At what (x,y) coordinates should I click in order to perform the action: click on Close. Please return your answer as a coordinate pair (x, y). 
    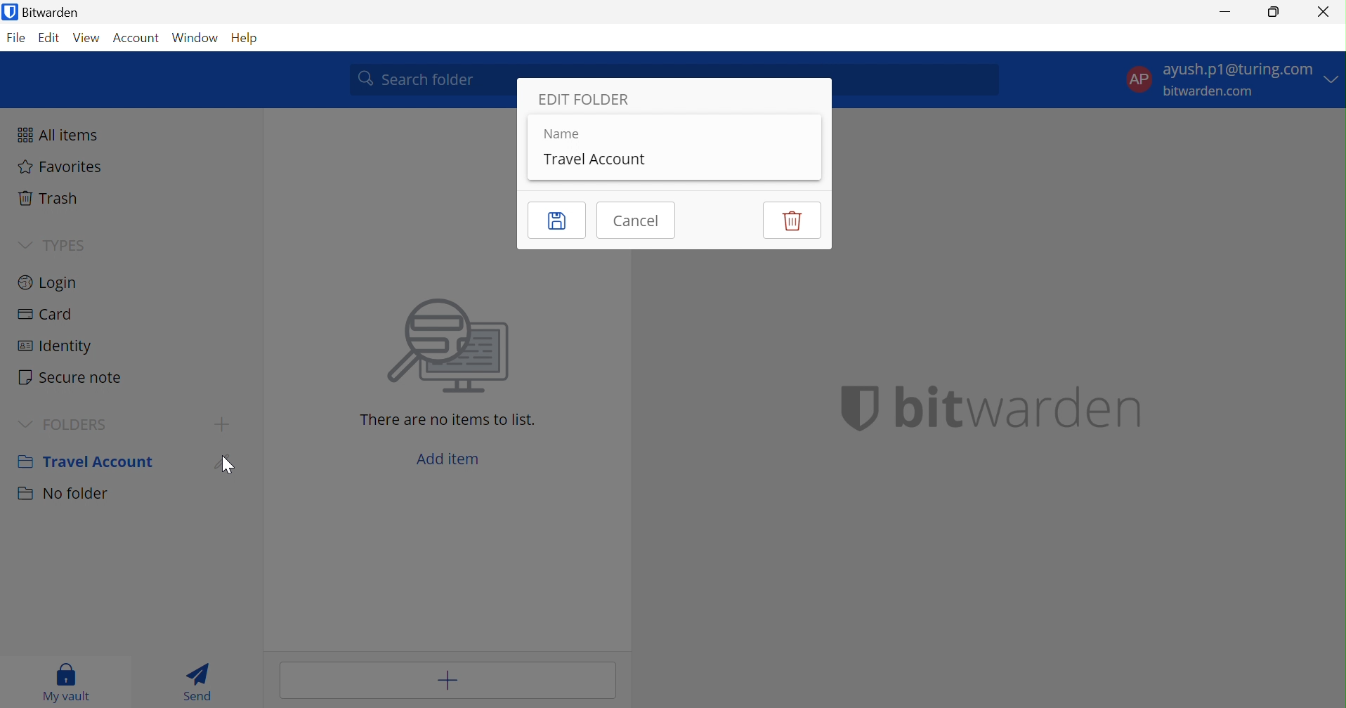
    Looking at the image, I should click on (1324, 11).